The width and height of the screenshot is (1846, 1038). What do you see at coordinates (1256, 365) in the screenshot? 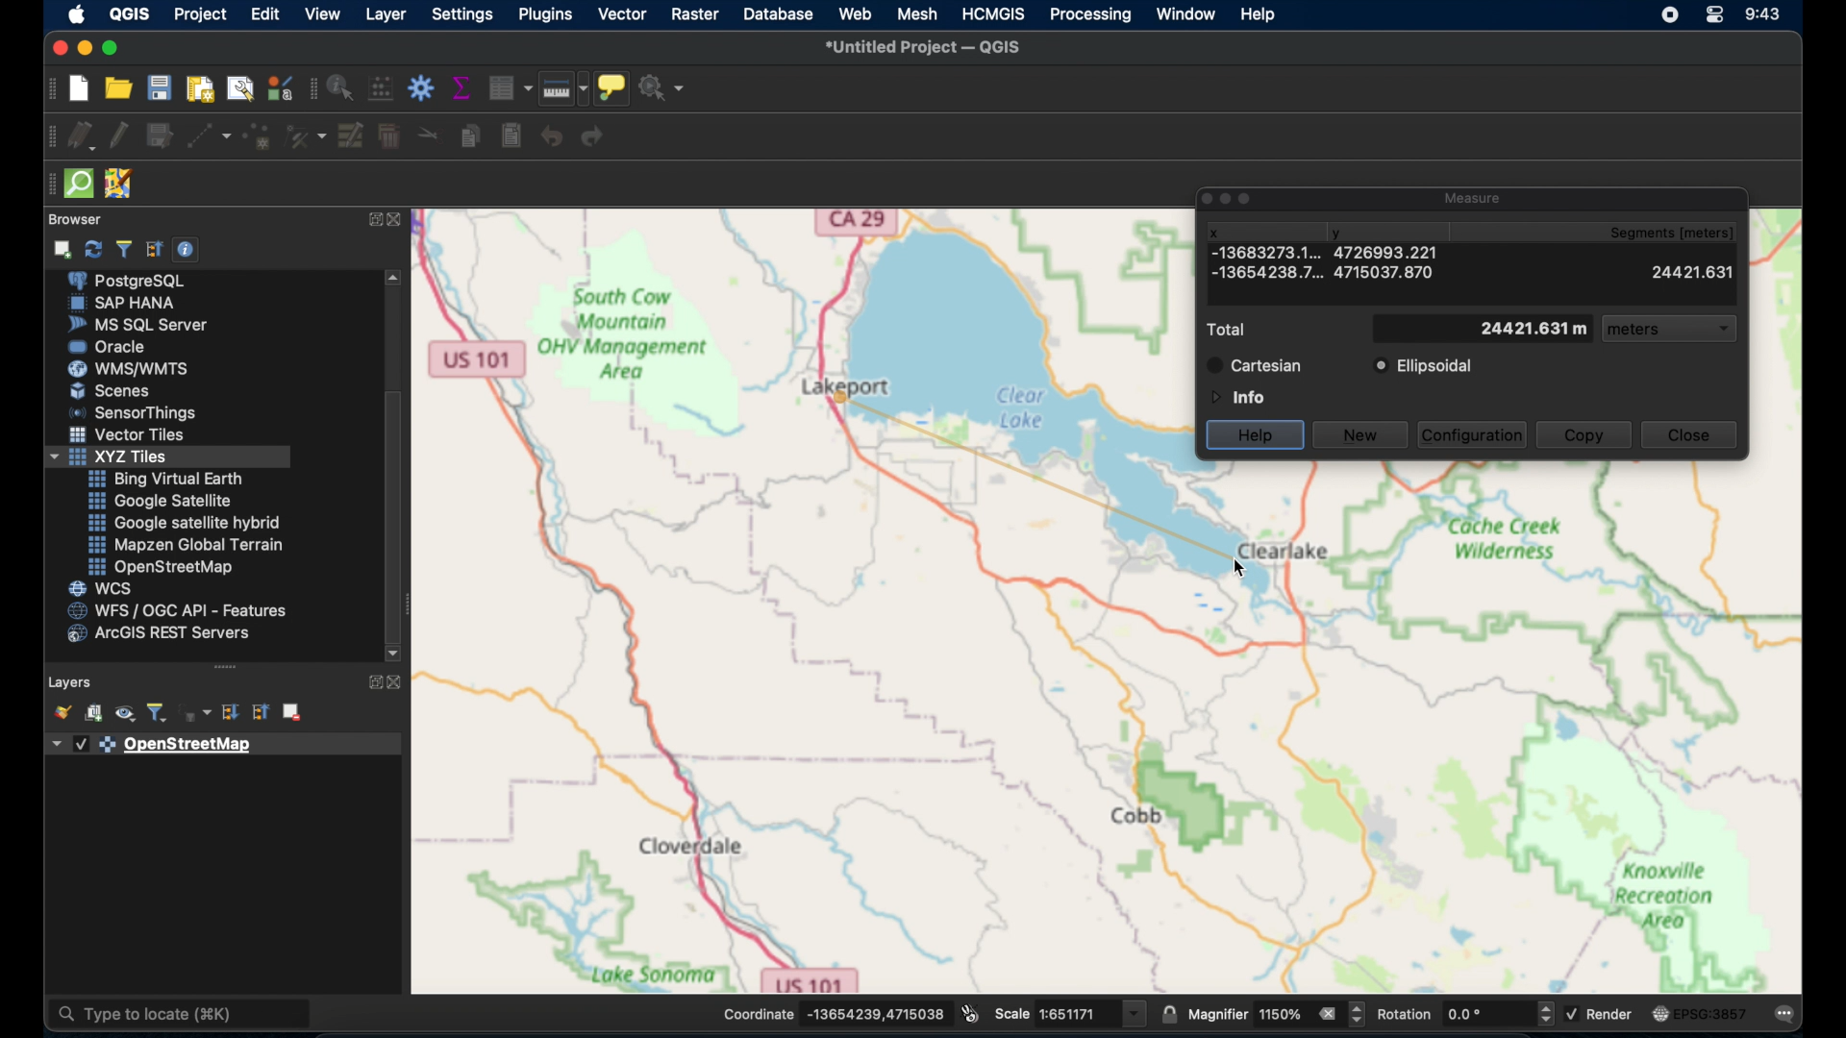
I see `cartesian radio button` at bounding box center [1256, 365].